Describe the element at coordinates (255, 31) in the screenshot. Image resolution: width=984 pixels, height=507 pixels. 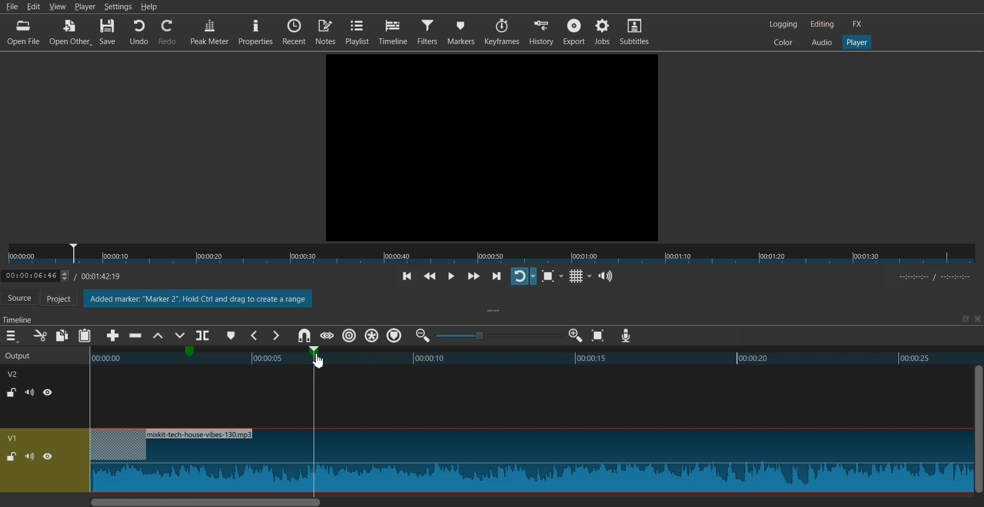
I see `Properties` at that location.